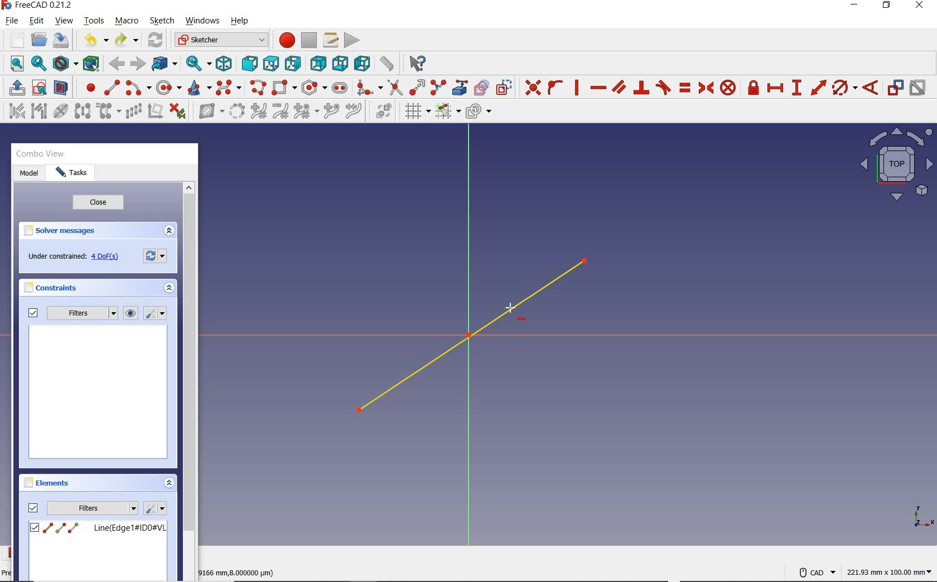  What do you see at coordinates (417, 111) in the screenshot?
I see `TOGGLE GRID` at bounding box center [417, 111].